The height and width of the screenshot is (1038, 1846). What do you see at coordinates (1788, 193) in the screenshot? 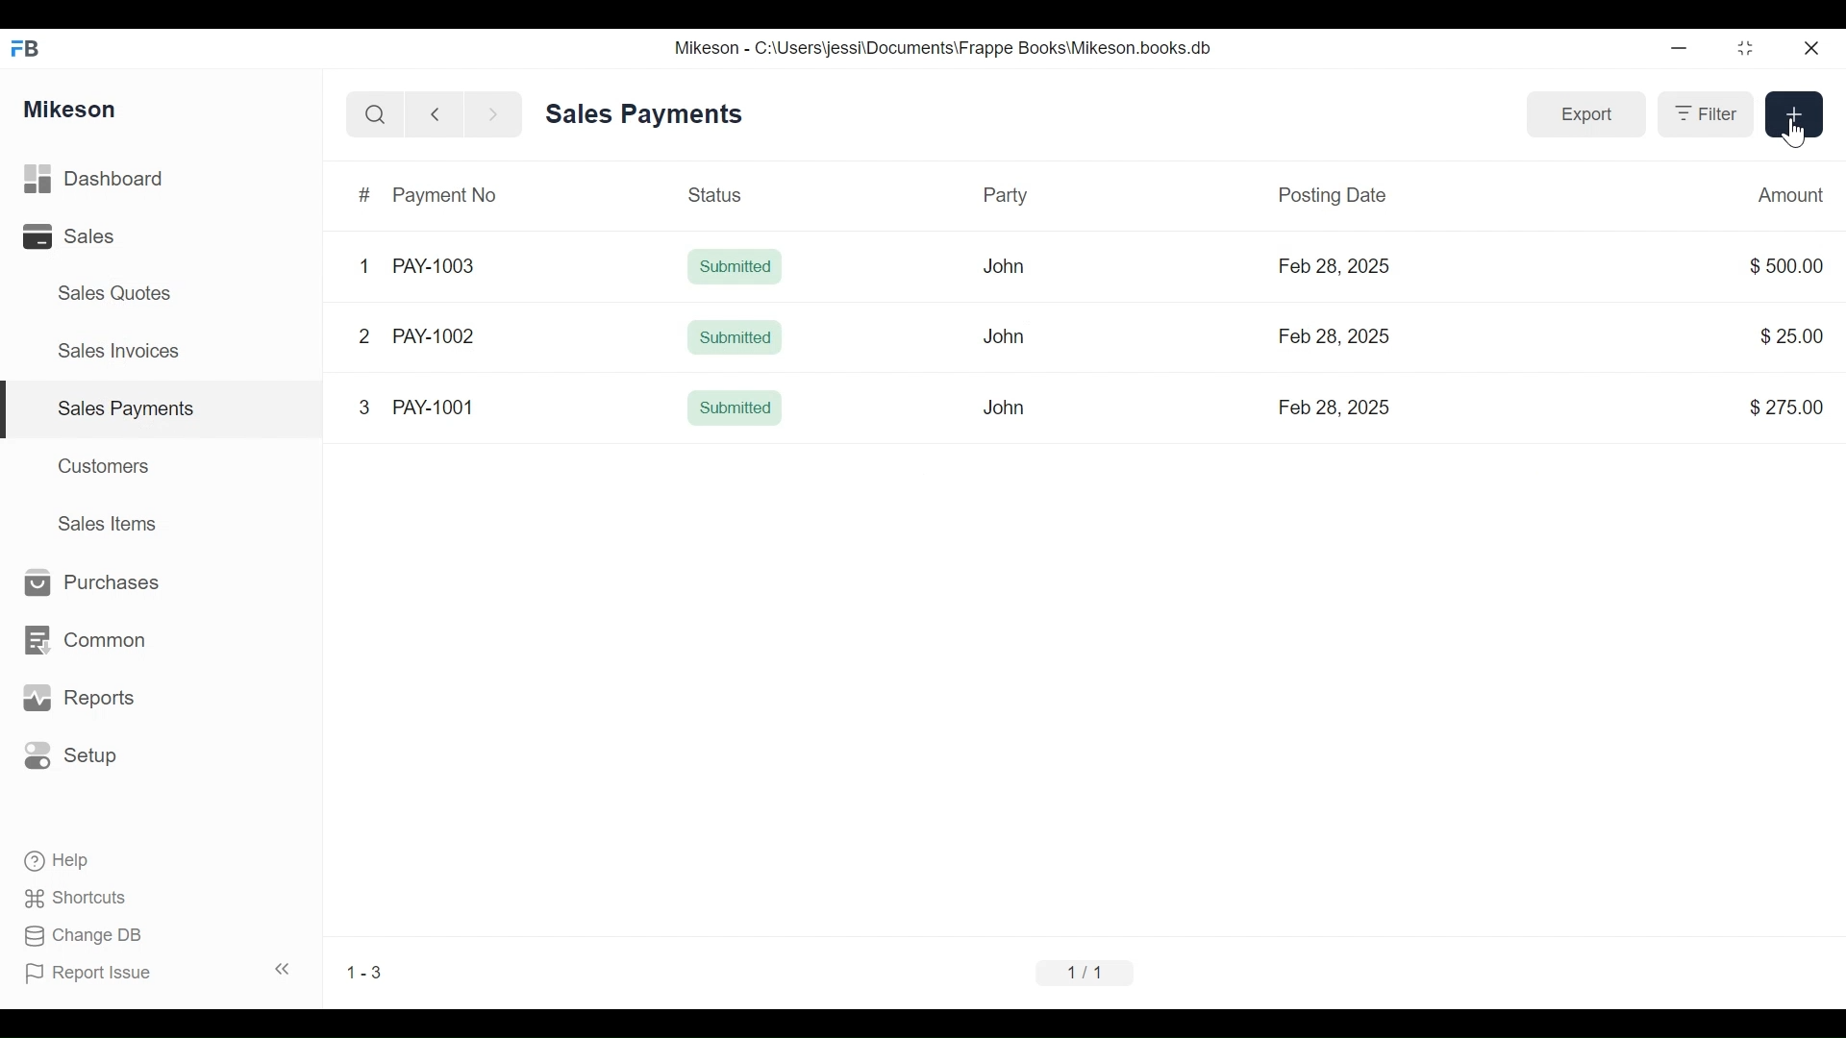
I see `Amount` at bounding box center [1788, 193].